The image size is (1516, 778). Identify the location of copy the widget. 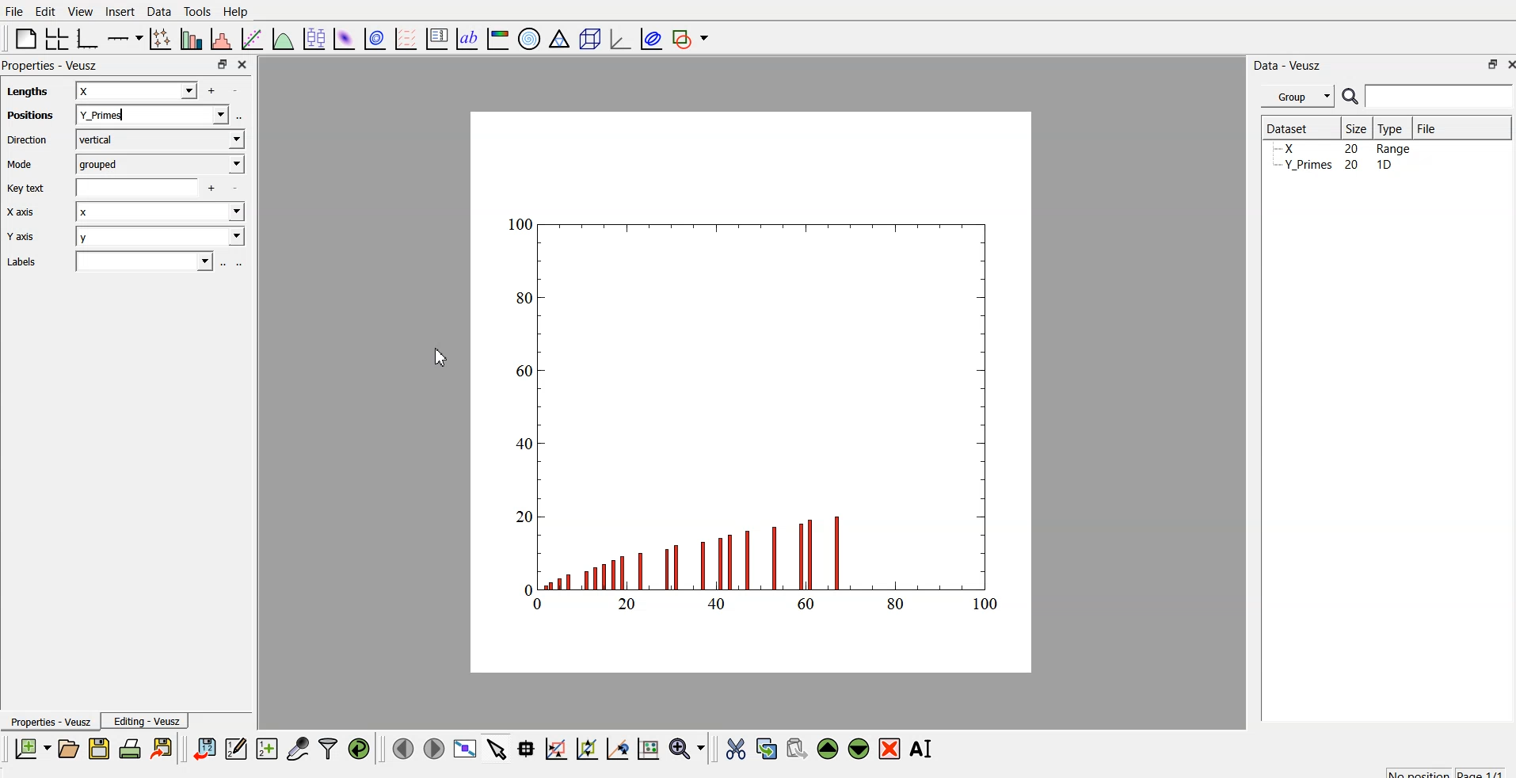
(765, 748).